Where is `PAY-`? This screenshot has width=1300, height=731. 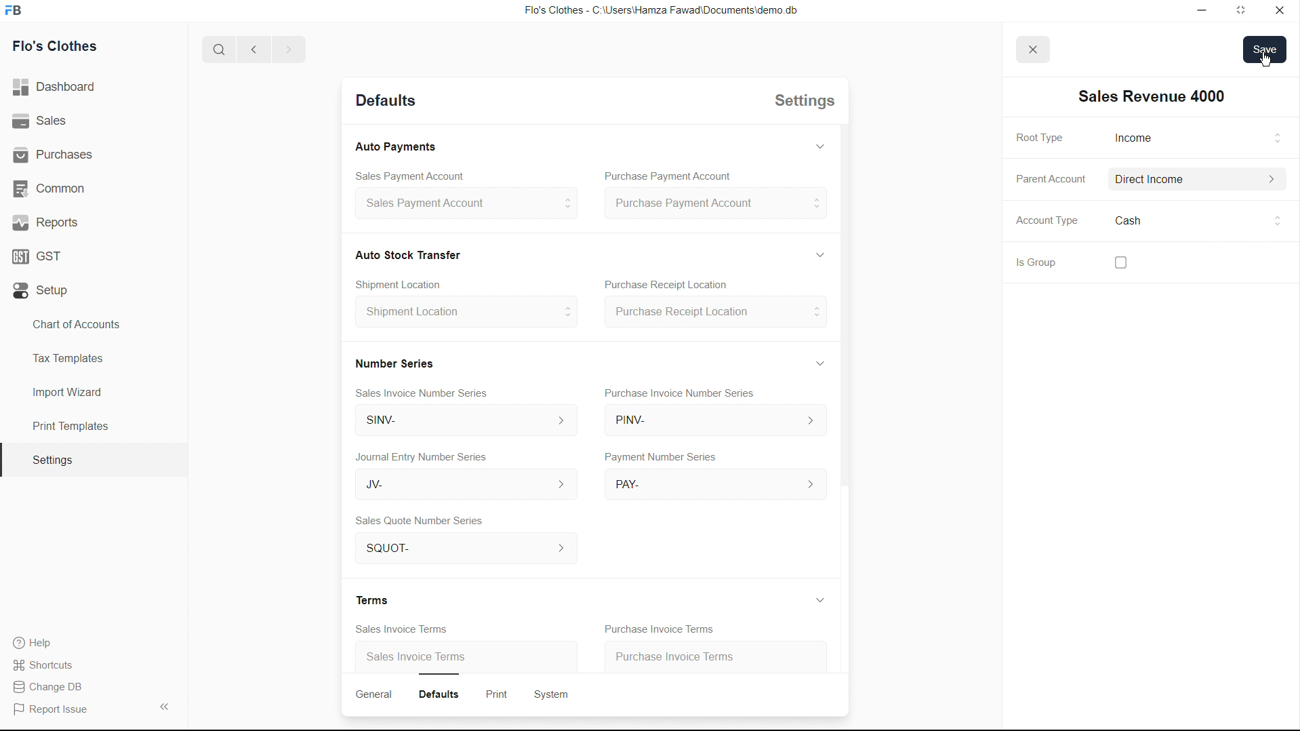
PAY- is located at coordinates (715, 483).